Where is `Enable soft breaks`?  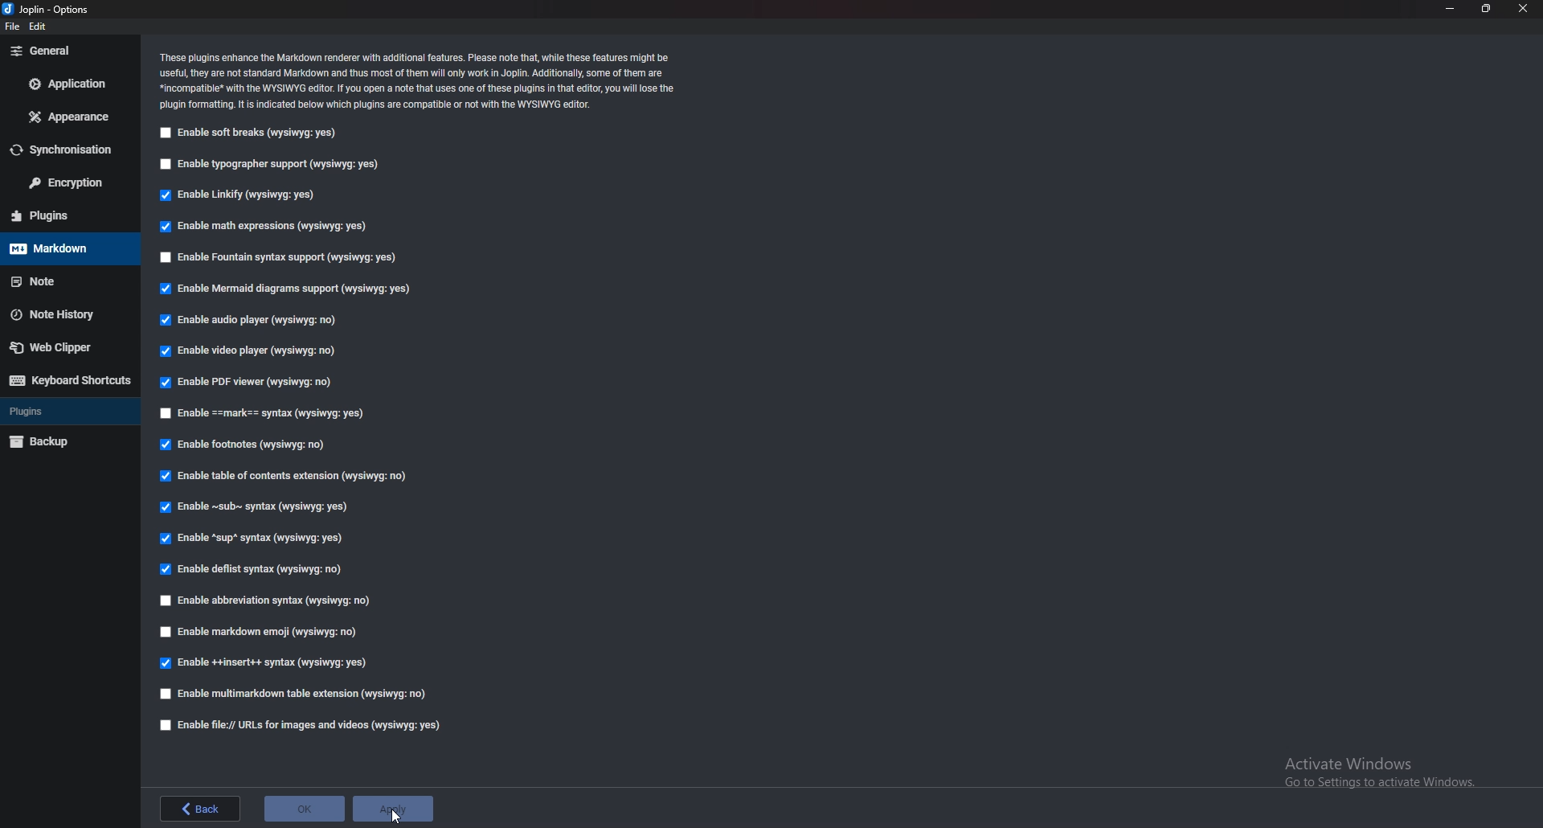
Enable soft breaks is located at coordinates (250, 133).